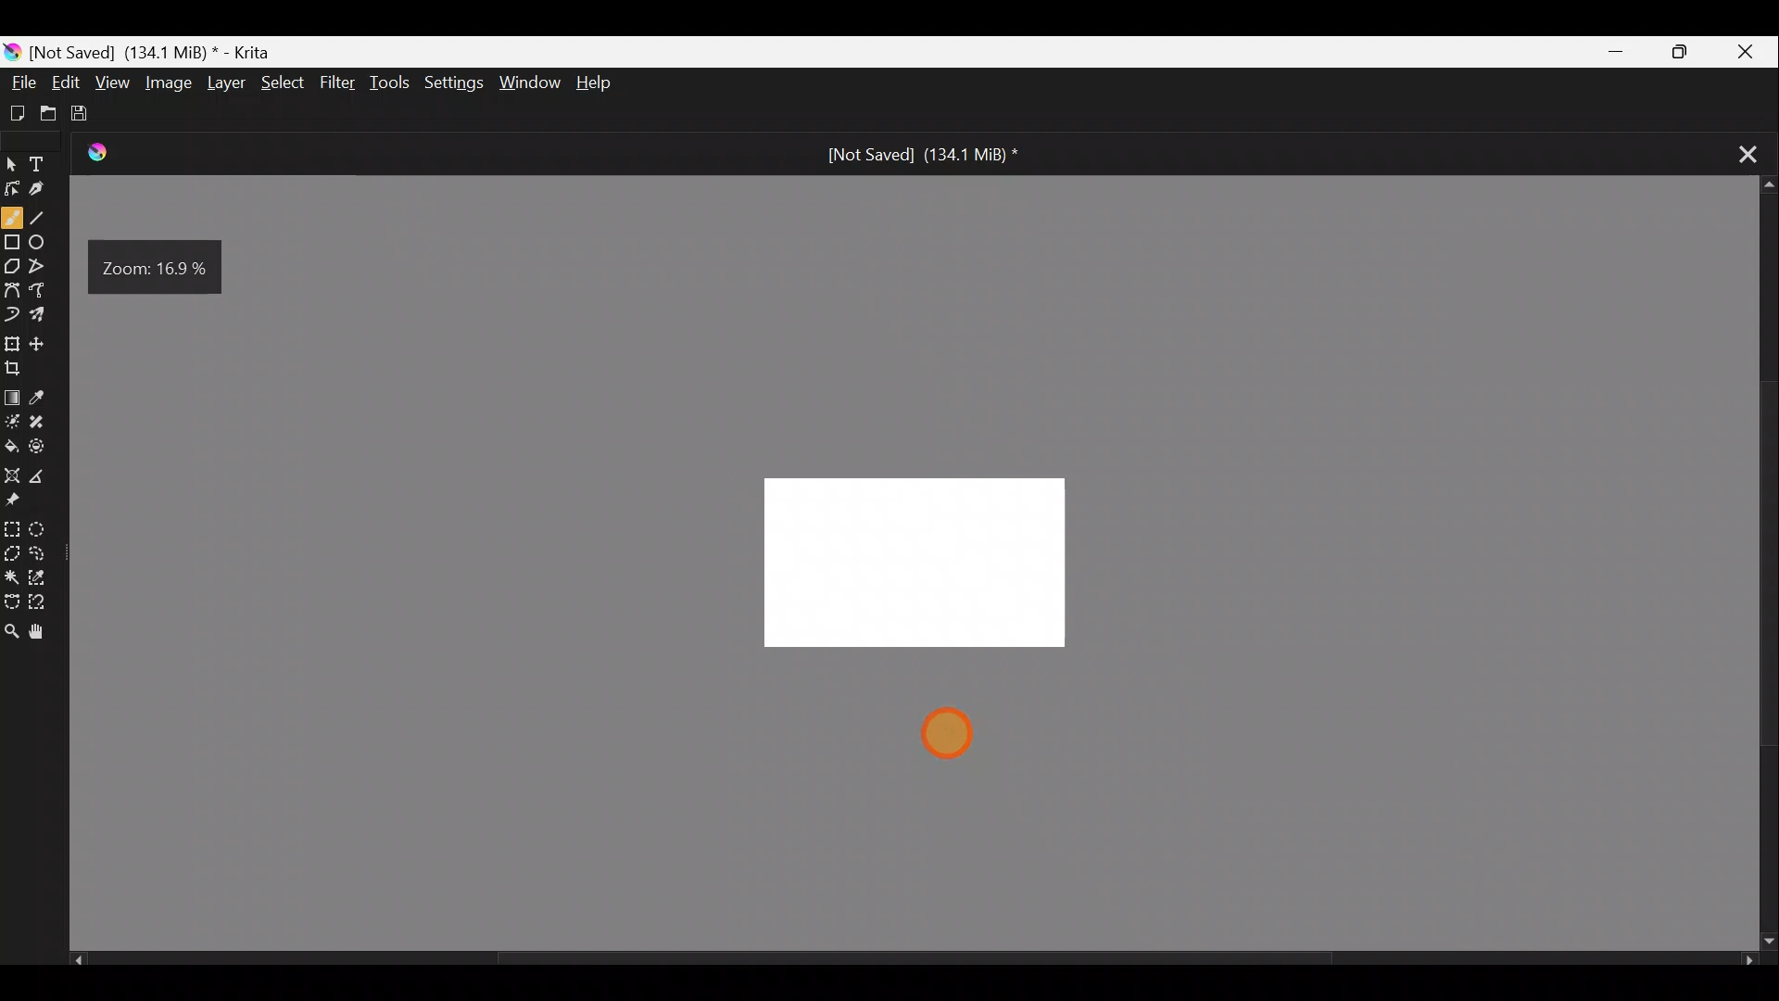  I want to click on Reference images tool, so click(15, 502).